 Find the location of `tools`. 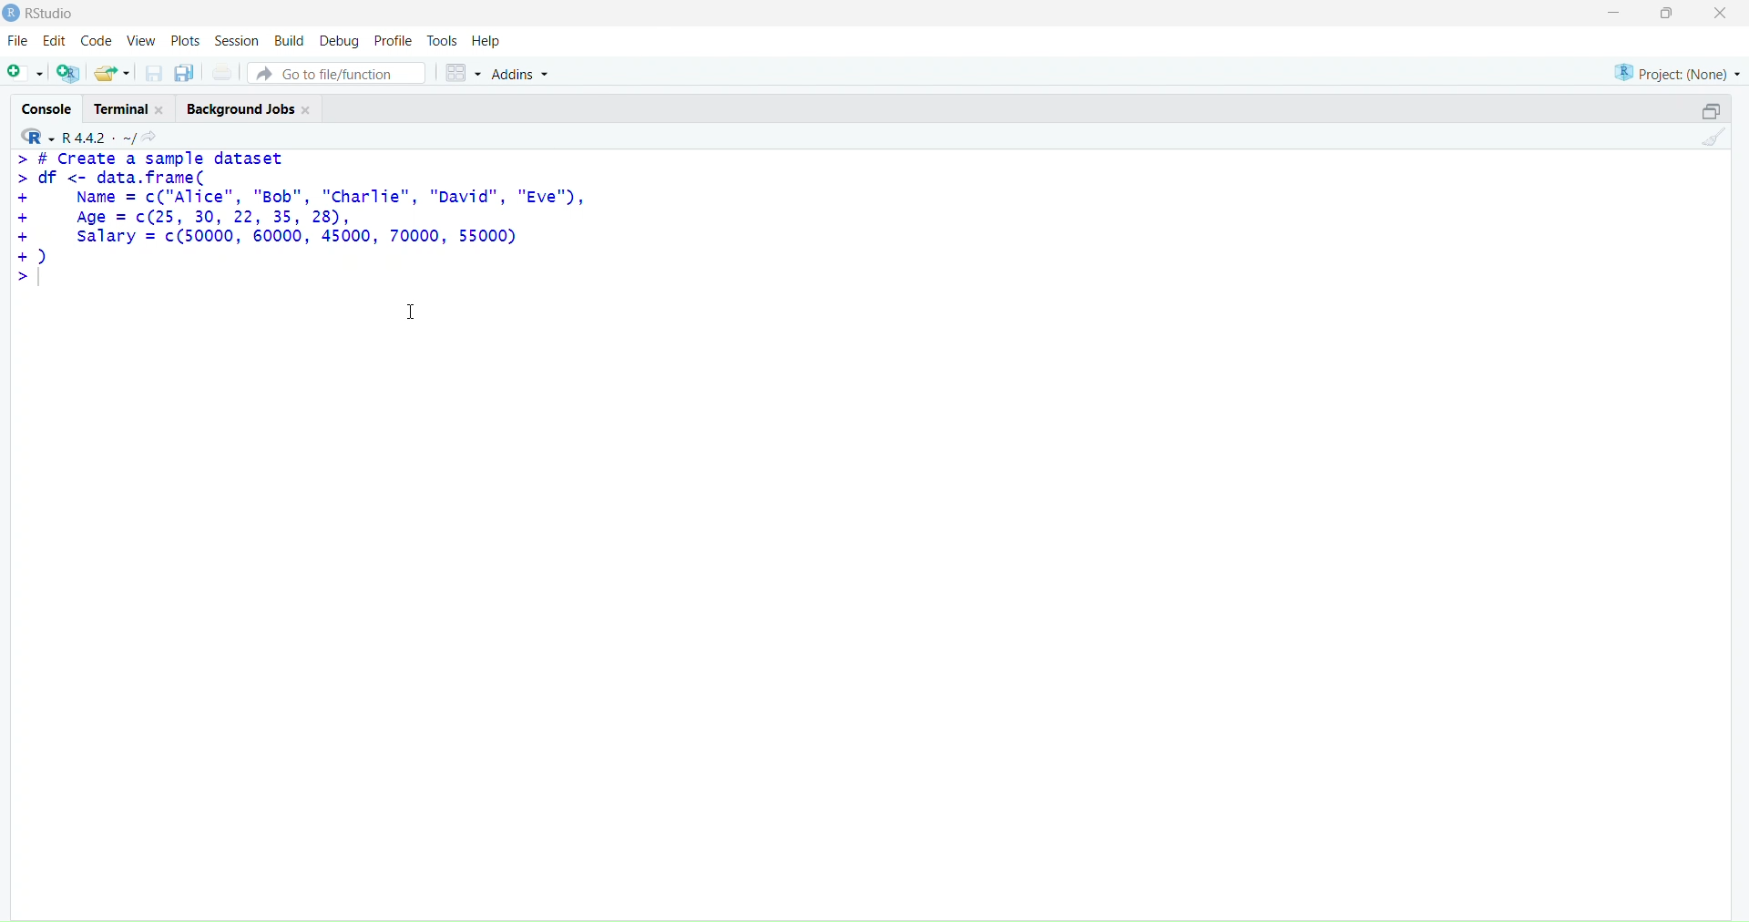

tools is located at coordinates (444, 39).